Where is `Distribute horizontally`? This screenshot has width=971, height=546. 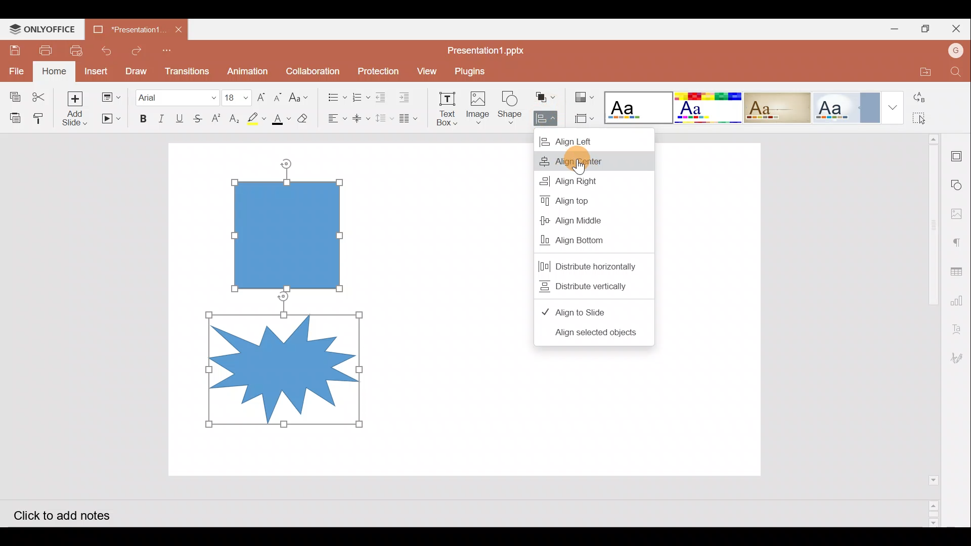 Distribute horizontally is located at coordinates (588, 262).